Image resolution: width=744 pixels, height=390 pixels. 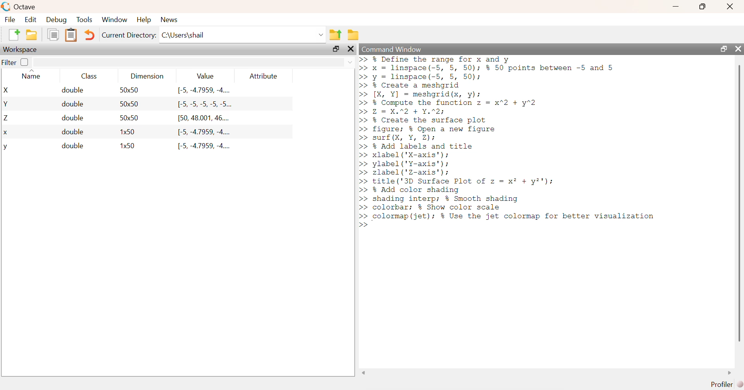 I want to click on [-5,-4.7959, 4...., so click(x=204, y=132).